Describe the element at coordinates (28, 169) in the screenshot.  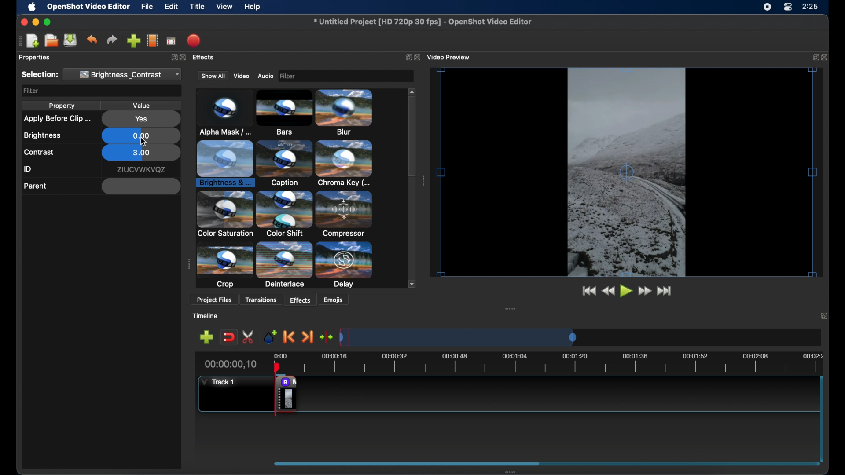
I see `id` at that location.